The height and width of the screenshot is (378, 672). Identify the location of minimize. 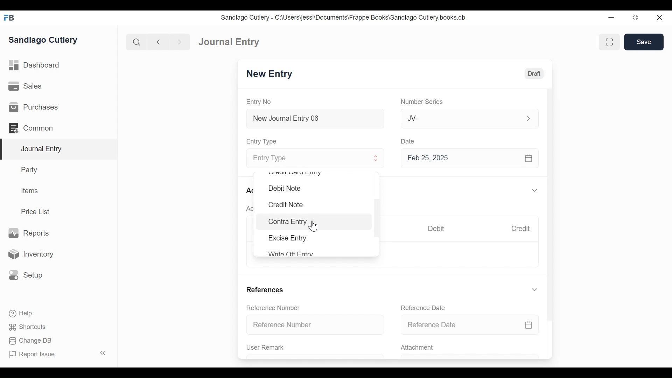
(611, 17).